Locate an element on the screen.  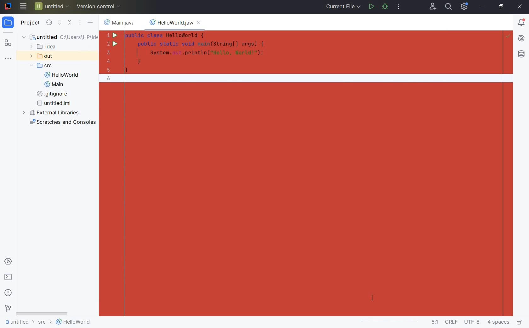
minimize is located at coordinates (484, 7).